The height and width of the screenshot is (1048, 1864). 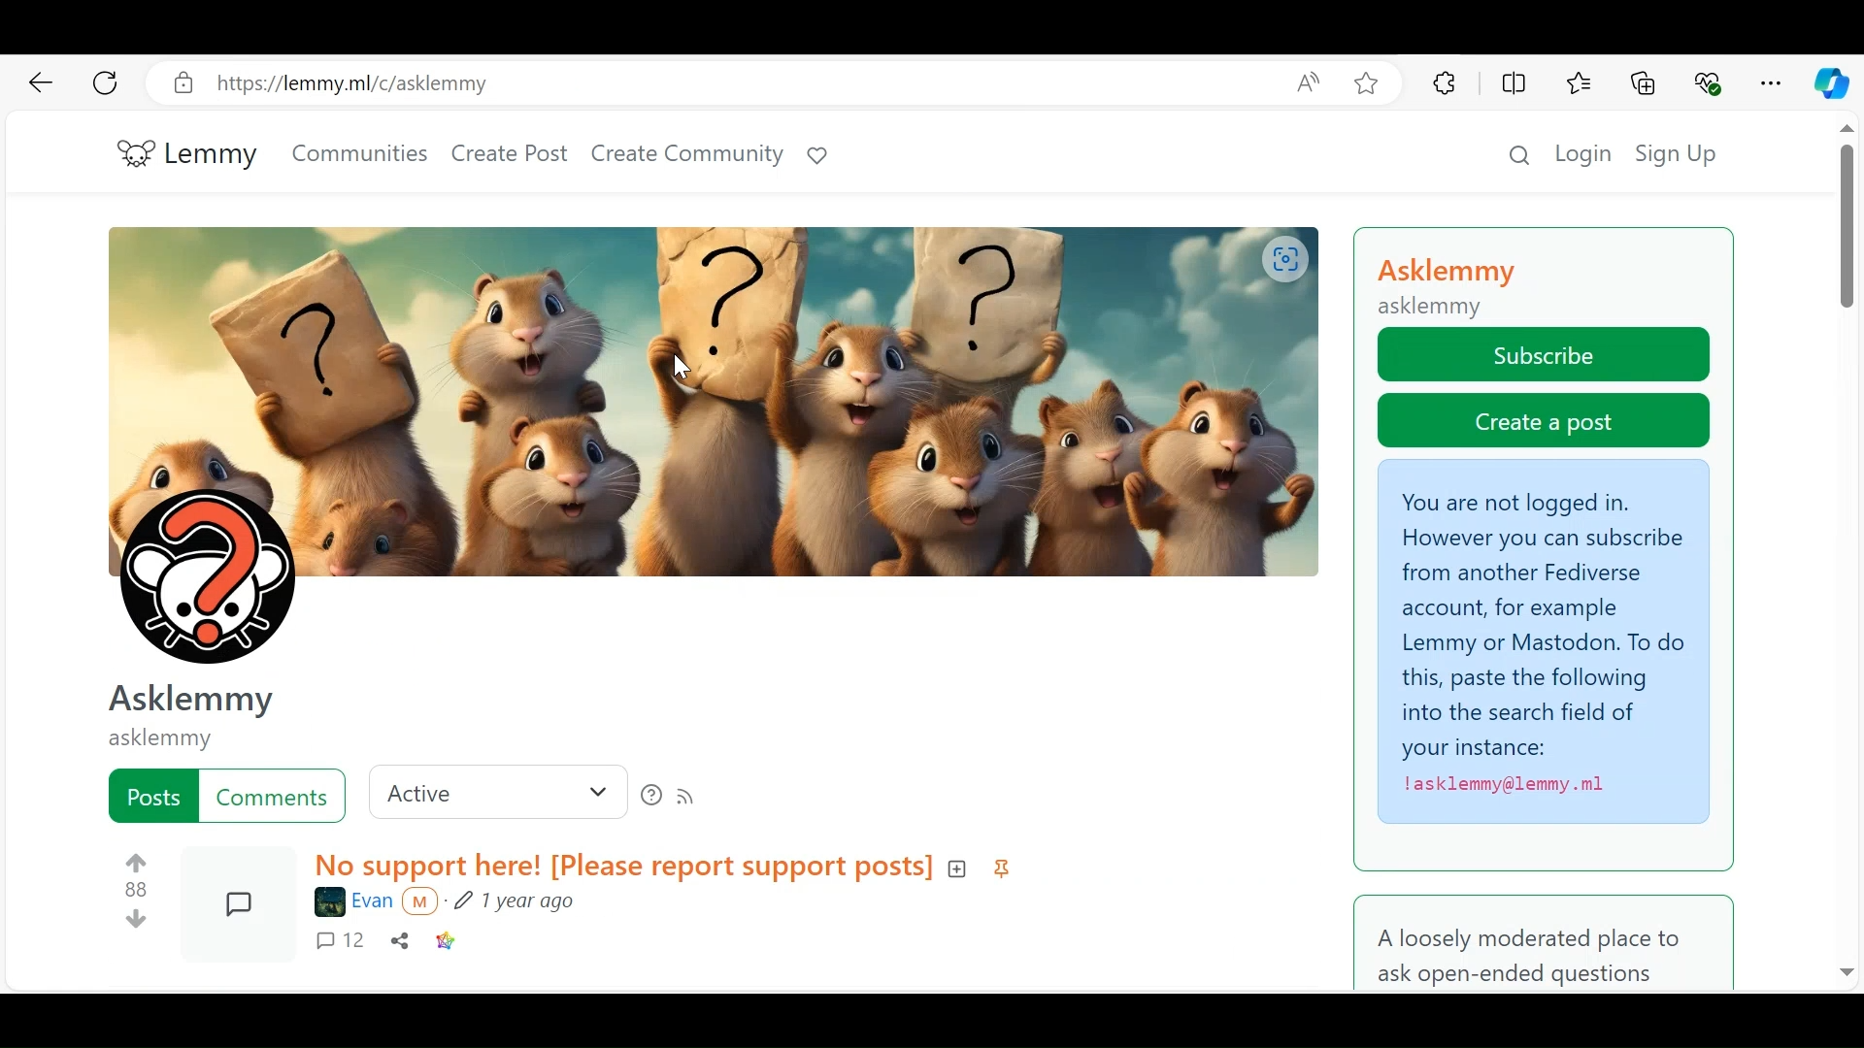 I want to click on Split screen, so click(x=1513, y=85).